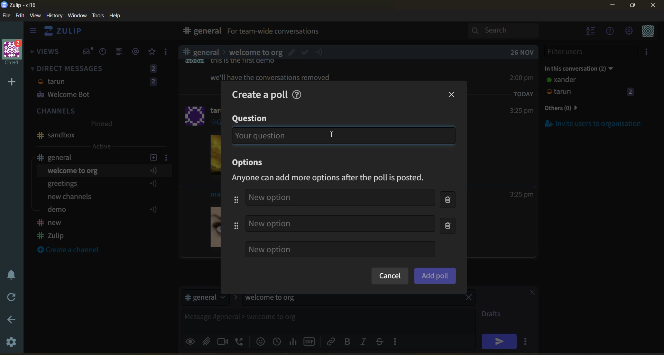 The image size is (664, 355). Describe the element at coordinates (20, 16) in the screenshot. I see `edit` at that location.